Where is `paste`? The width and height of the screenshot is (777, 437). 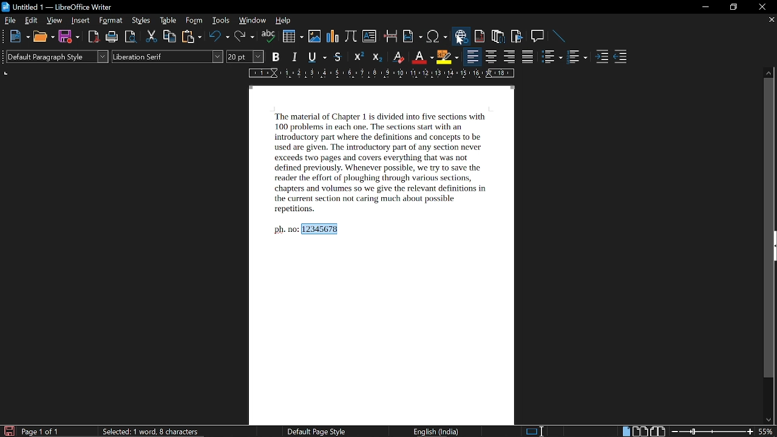
paste is located at coordinates (192, 36).